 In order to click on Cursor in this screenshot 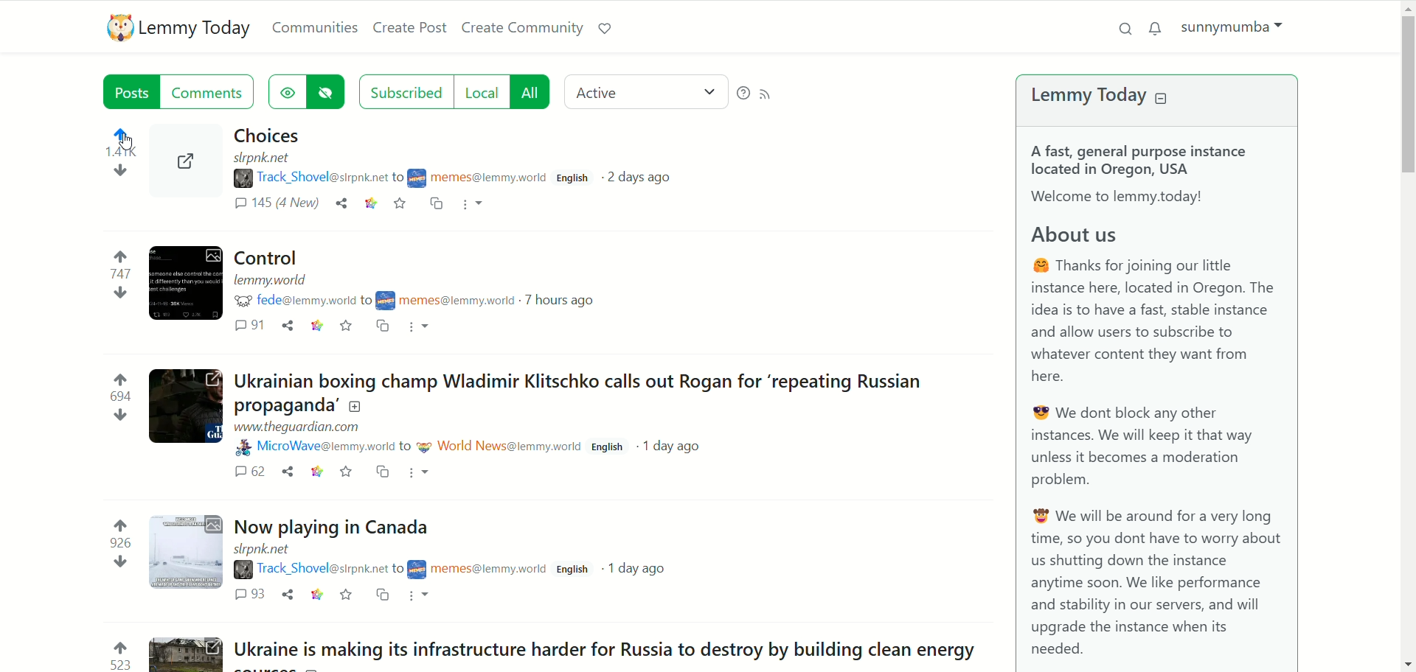, I will do `click(142, 137)`.